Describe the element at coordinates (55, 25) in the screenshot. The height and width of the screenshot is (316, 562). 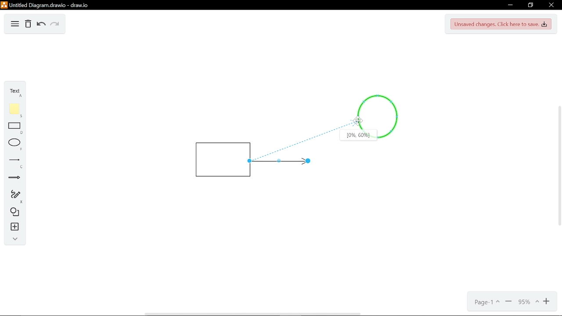
I see `Redo` at that location.